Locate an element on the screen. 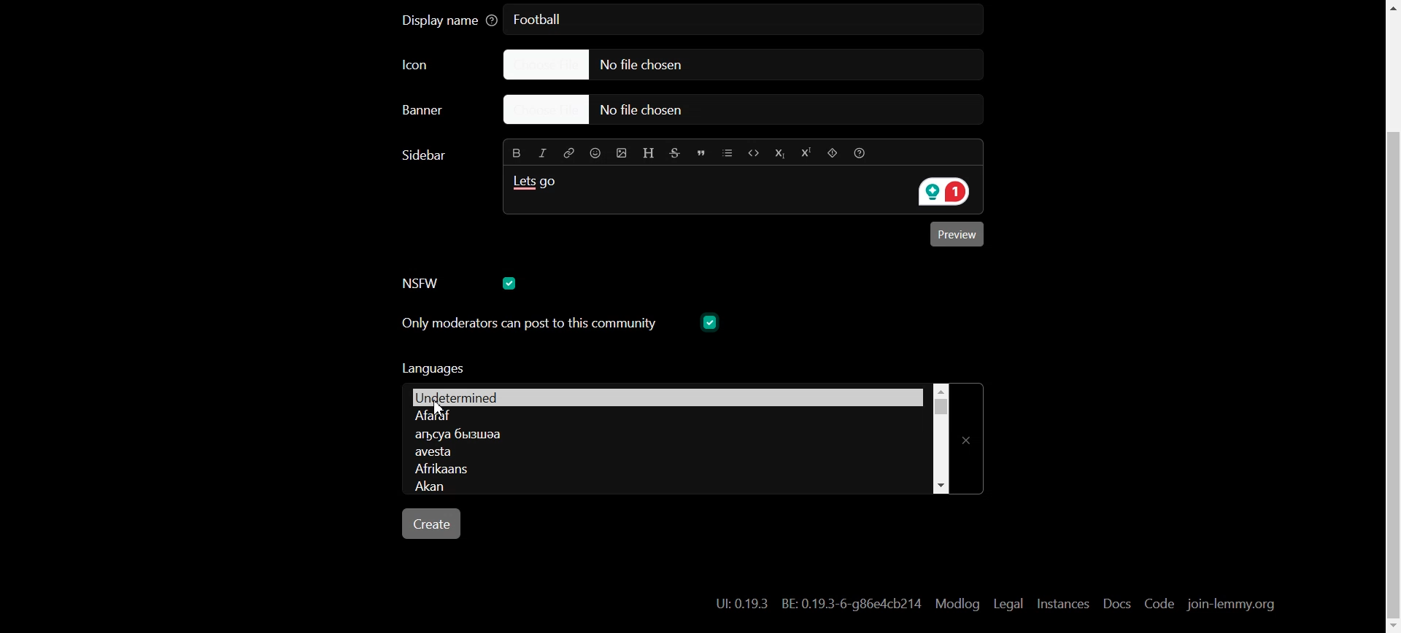 The width and height of the screenshot is (1401, 633). Modlog is located at coordinates (957, 603).